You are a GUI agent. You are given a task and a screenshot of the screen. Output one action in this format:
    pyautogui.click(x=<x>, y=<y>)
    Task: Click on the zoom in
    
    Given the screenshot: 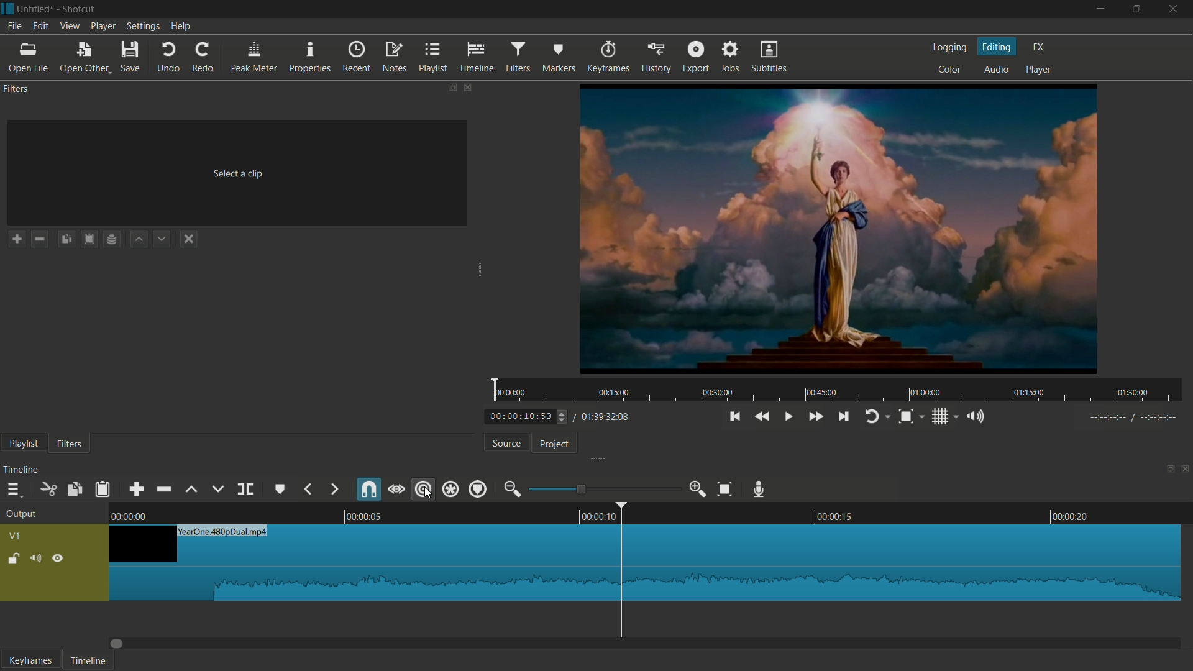 What is the action you would take?
    pyautogui.click(x=698, y=489)
    